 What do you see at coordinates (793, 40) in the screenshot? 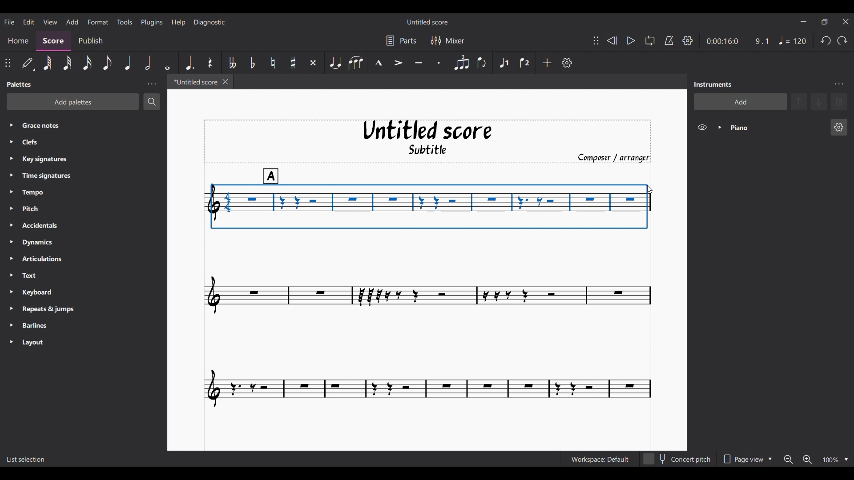
I see `Quarter note` at bounding box center [793, 40].